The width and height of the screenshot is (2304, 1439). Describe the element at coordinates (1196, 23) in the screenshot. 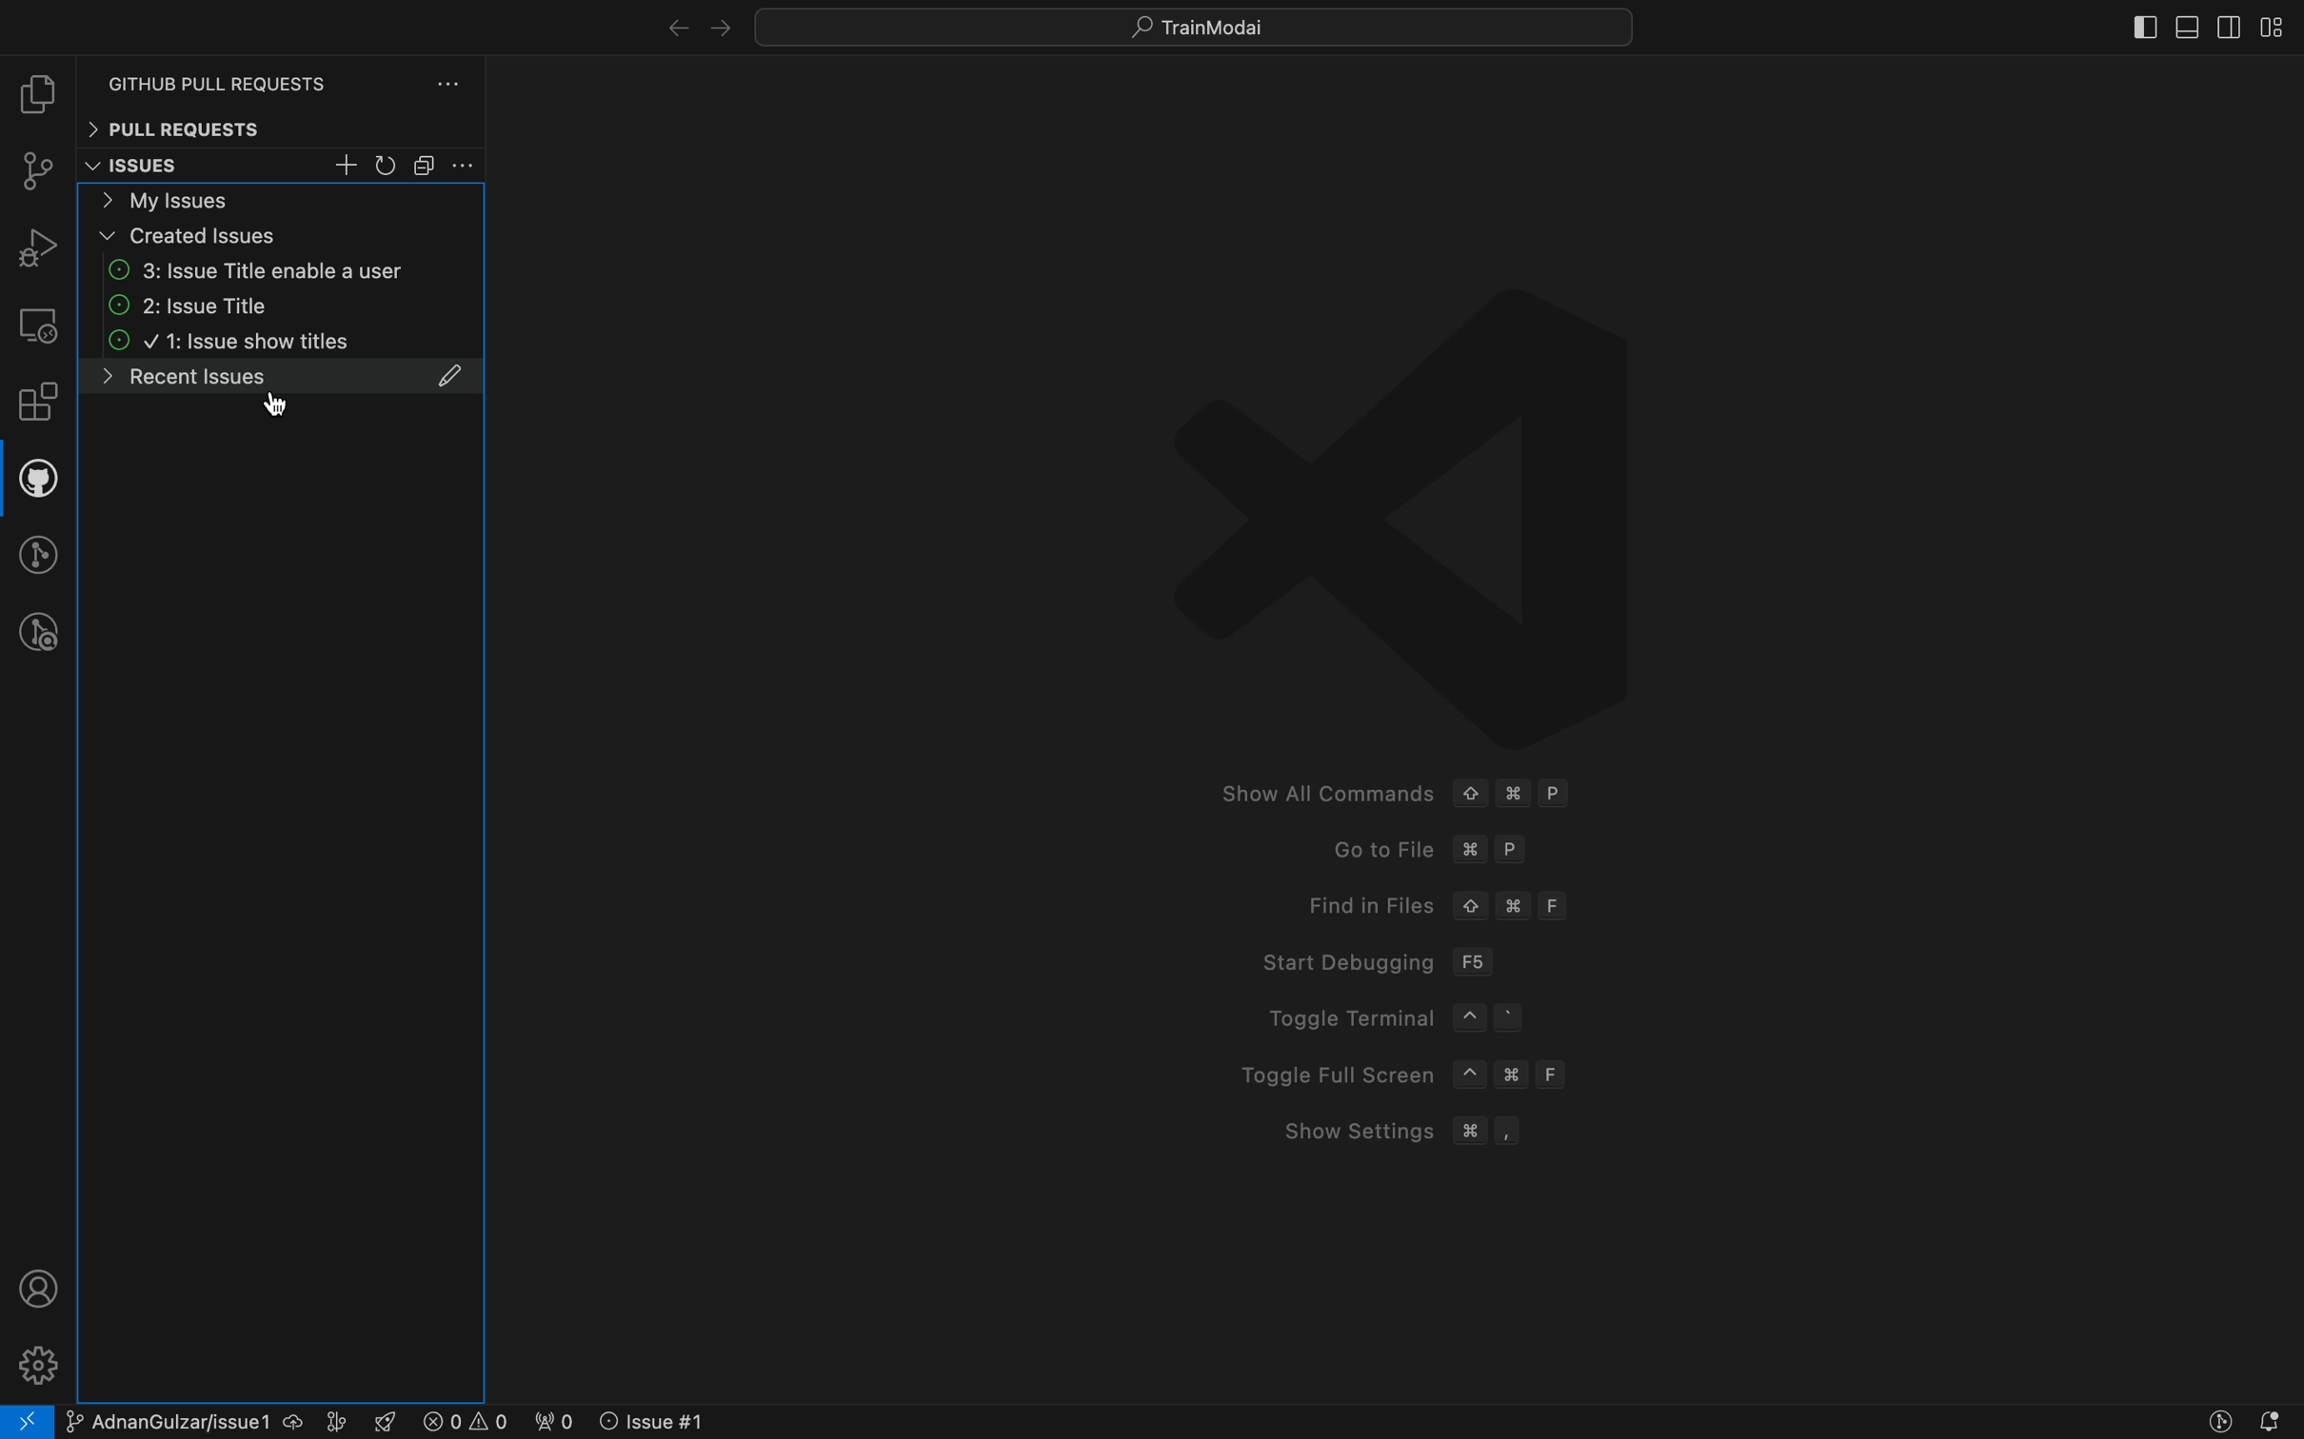

I see `quick menu` at that location.